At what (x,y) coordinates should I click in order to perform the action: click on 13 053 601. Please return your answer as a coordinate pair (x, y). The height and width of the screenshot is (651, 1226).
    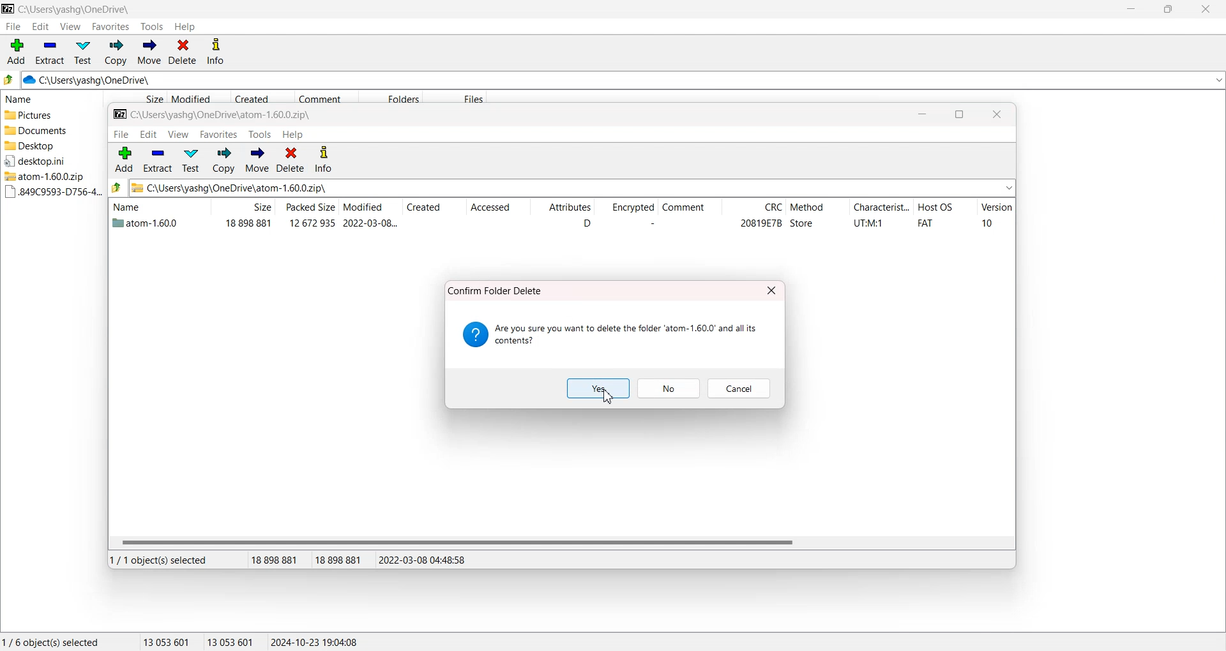
    Looking at the image, I should click on (231, 641).